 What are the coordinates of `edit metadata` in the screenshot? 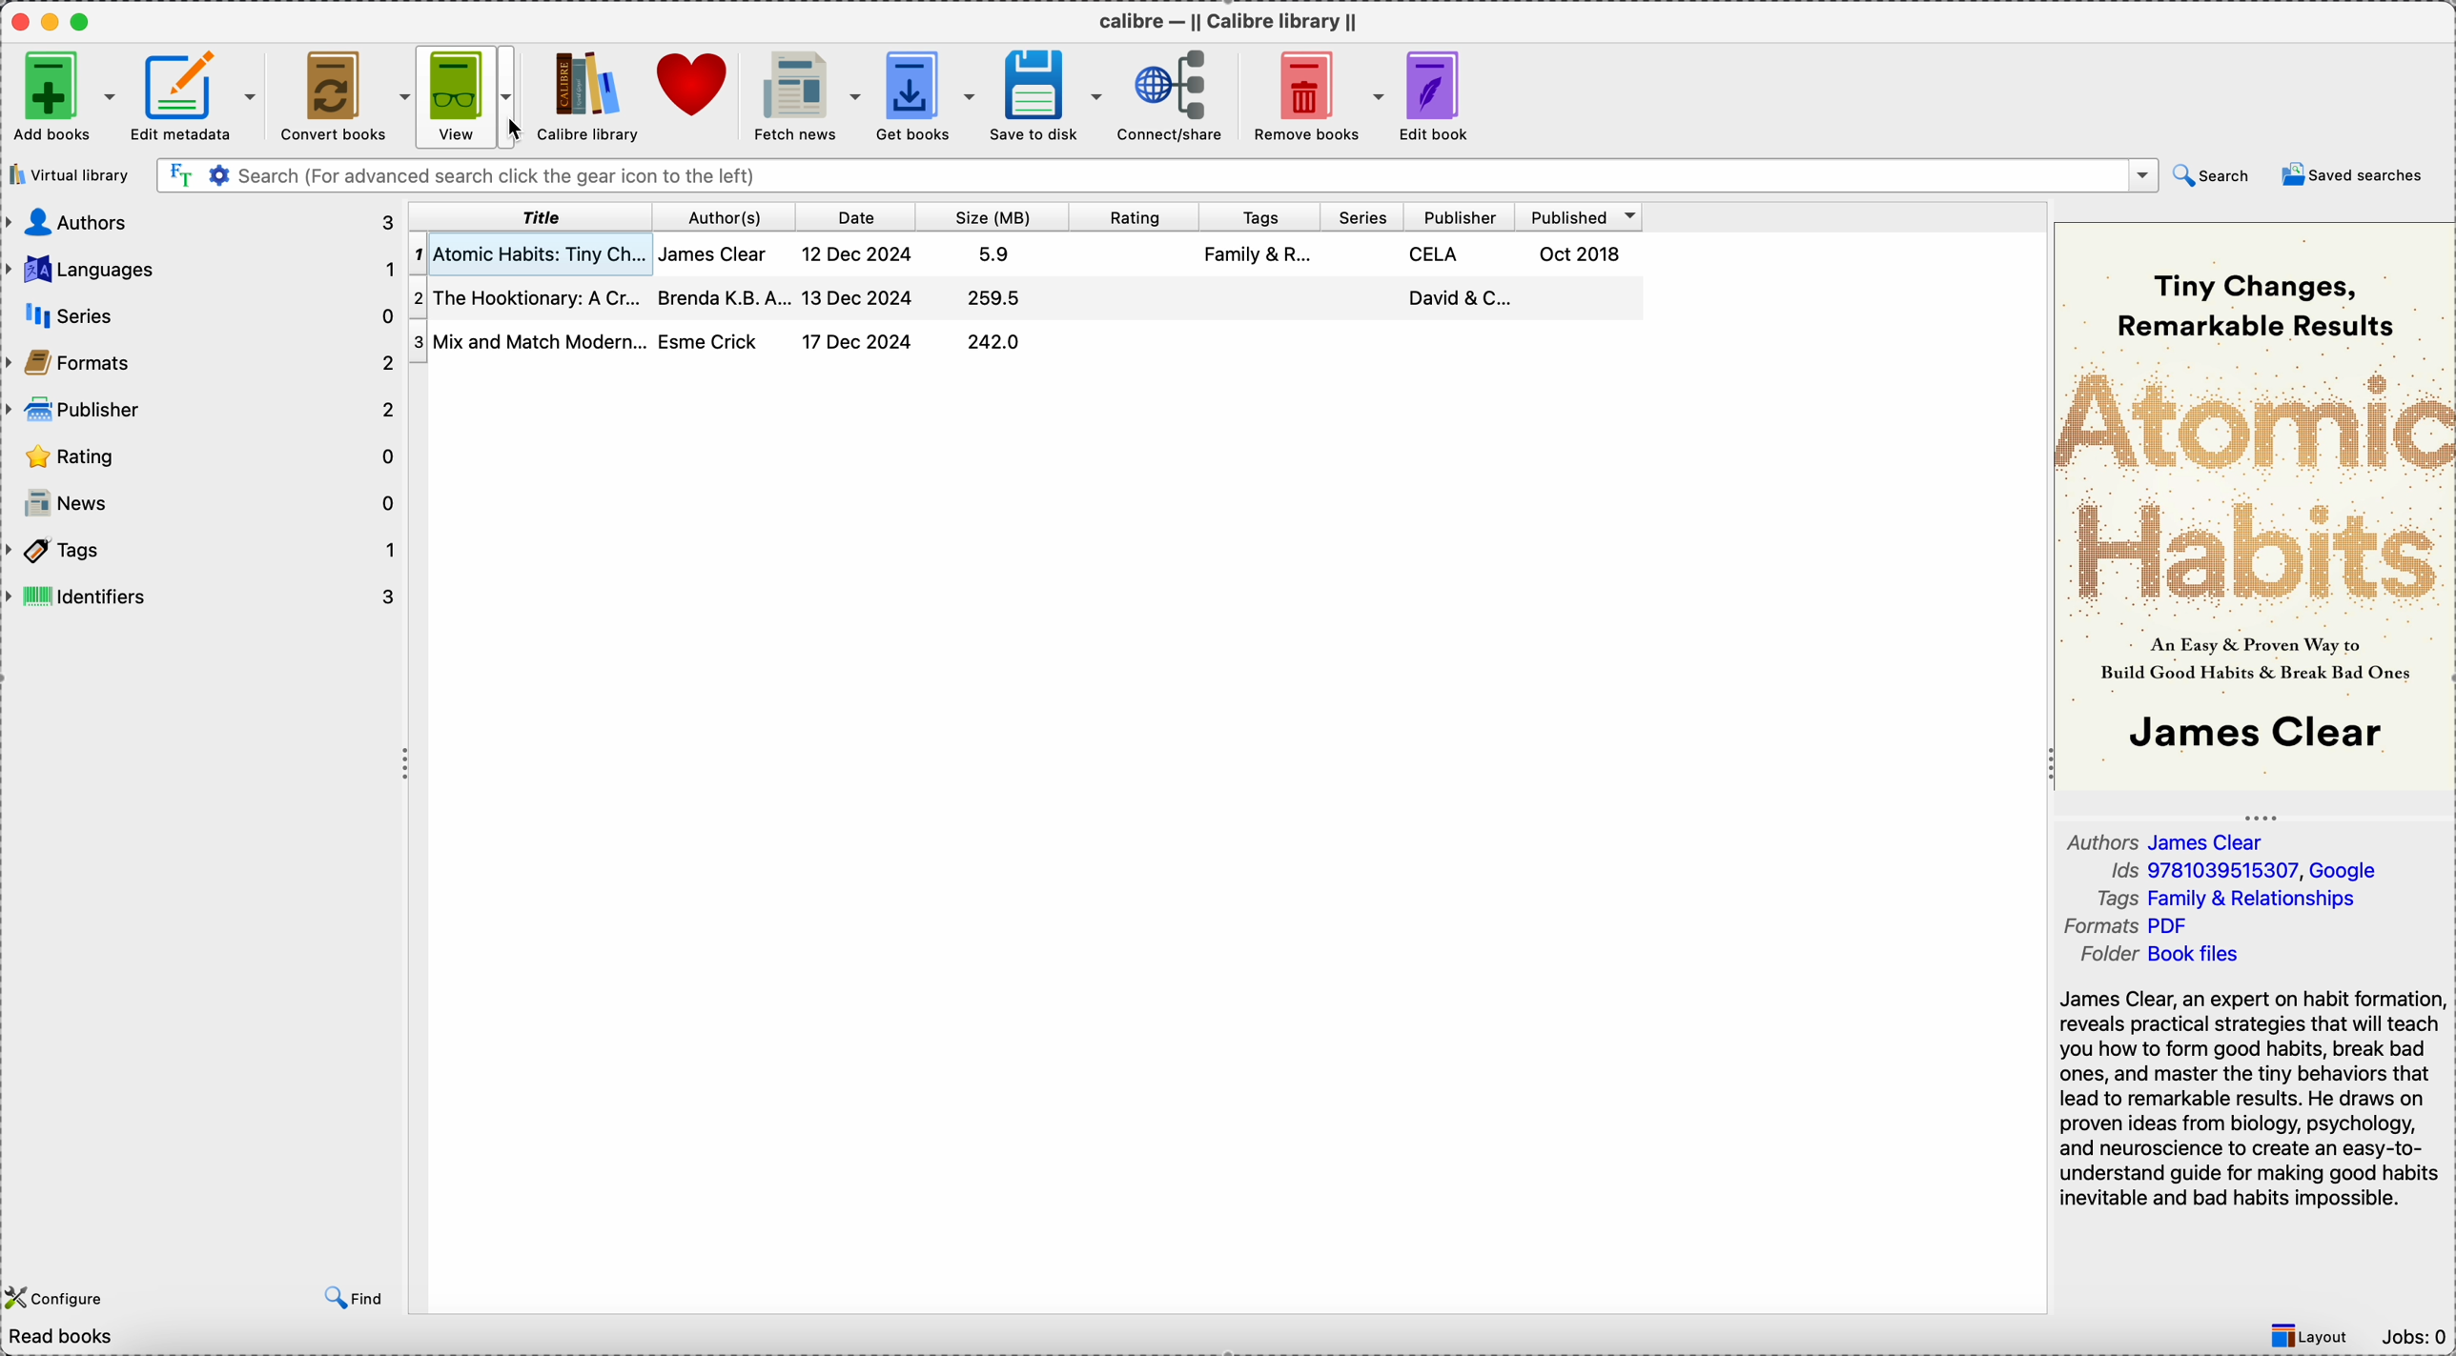 It's located at (198, 95).